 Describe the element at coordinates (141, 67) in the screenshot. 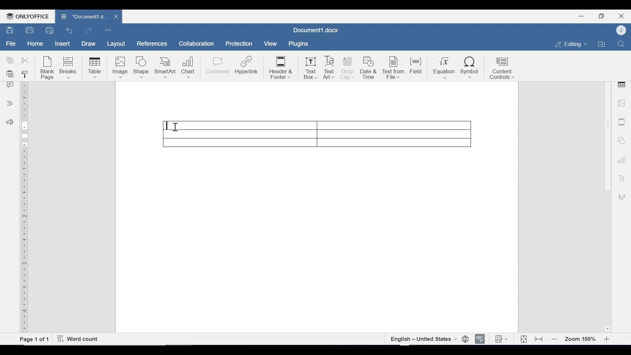

I see `Shape` at that location.